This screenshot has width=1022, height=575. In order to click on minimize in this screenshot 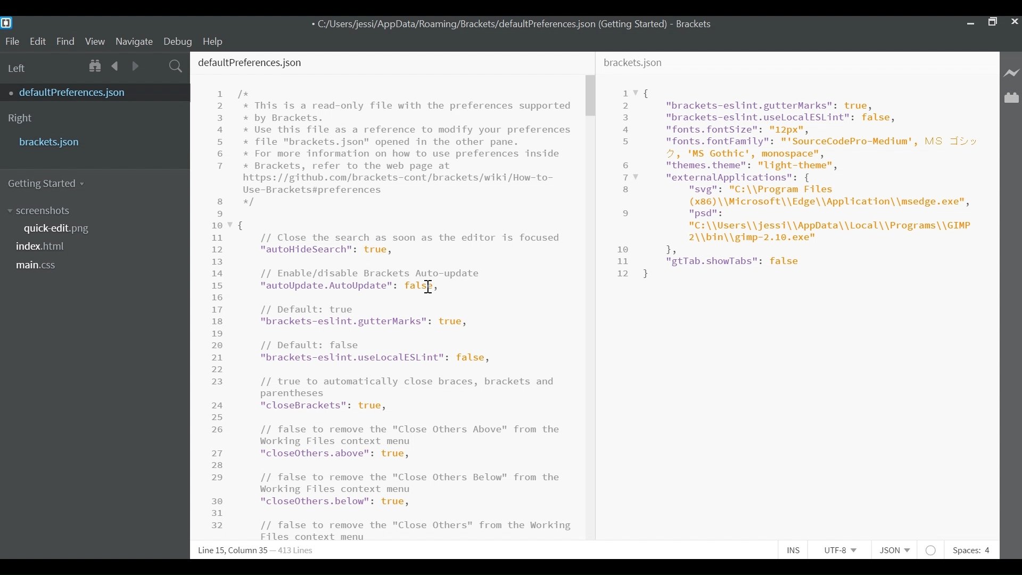, I will do `click(969, 21)`.